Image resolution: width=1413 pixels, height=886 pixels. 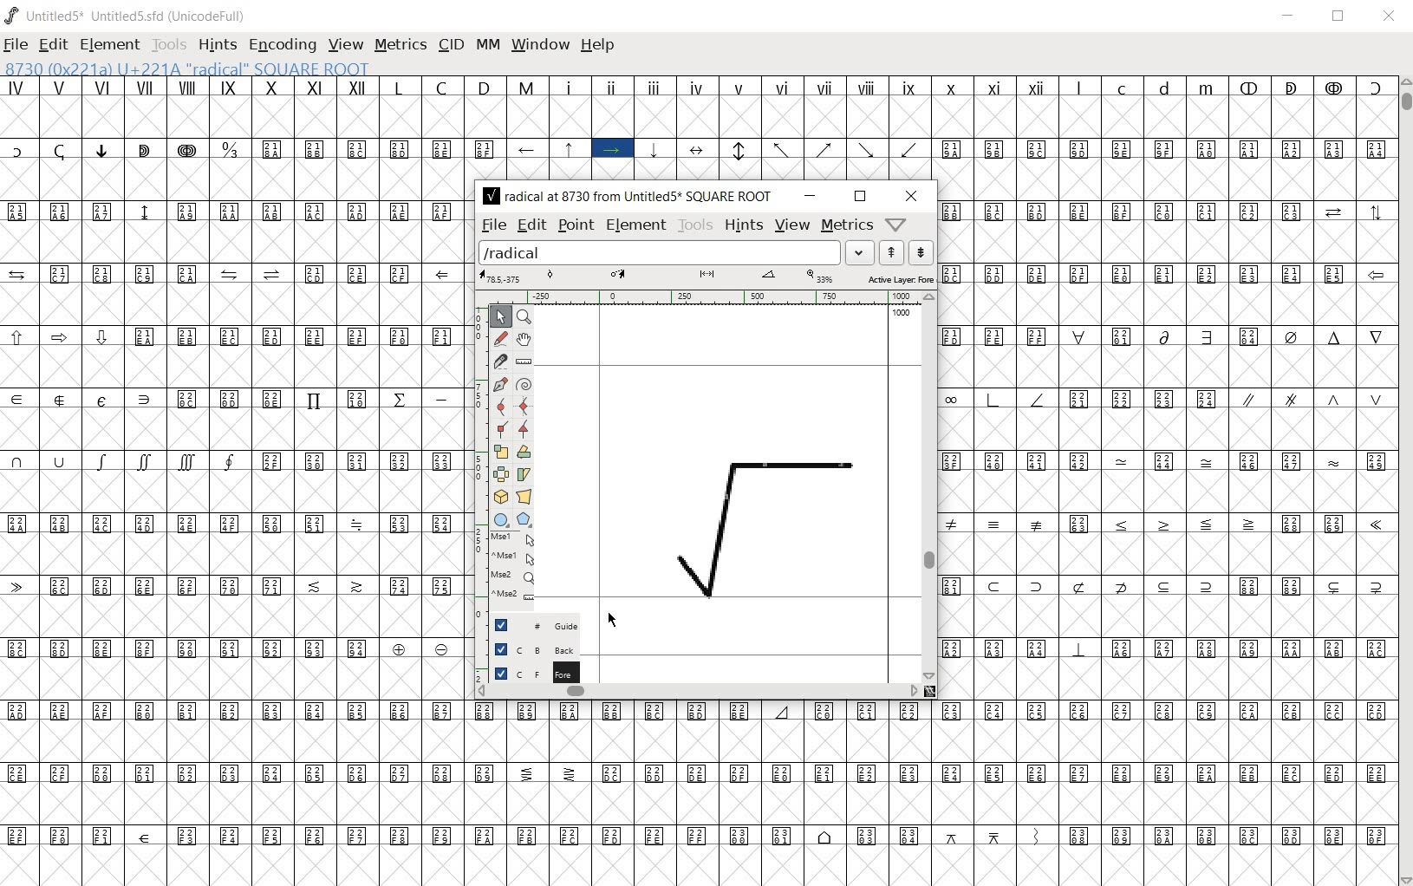 I want to click on WINDOW, so click(x=541, y=46).